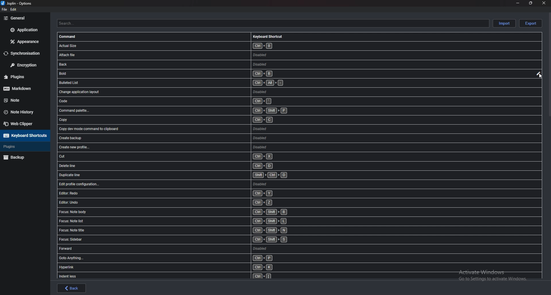 The height and width of the screenshot is (295, 551). I want to click on shortcut, so click(172, 65).